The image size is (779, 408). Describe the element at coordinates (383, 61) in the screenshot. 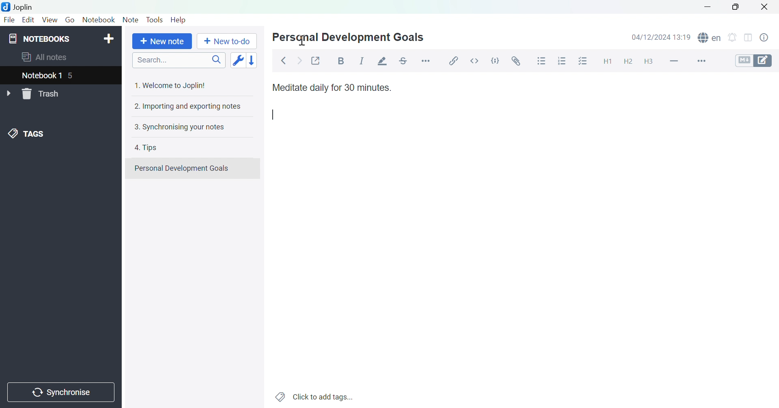

I see `Highlight` at that location.